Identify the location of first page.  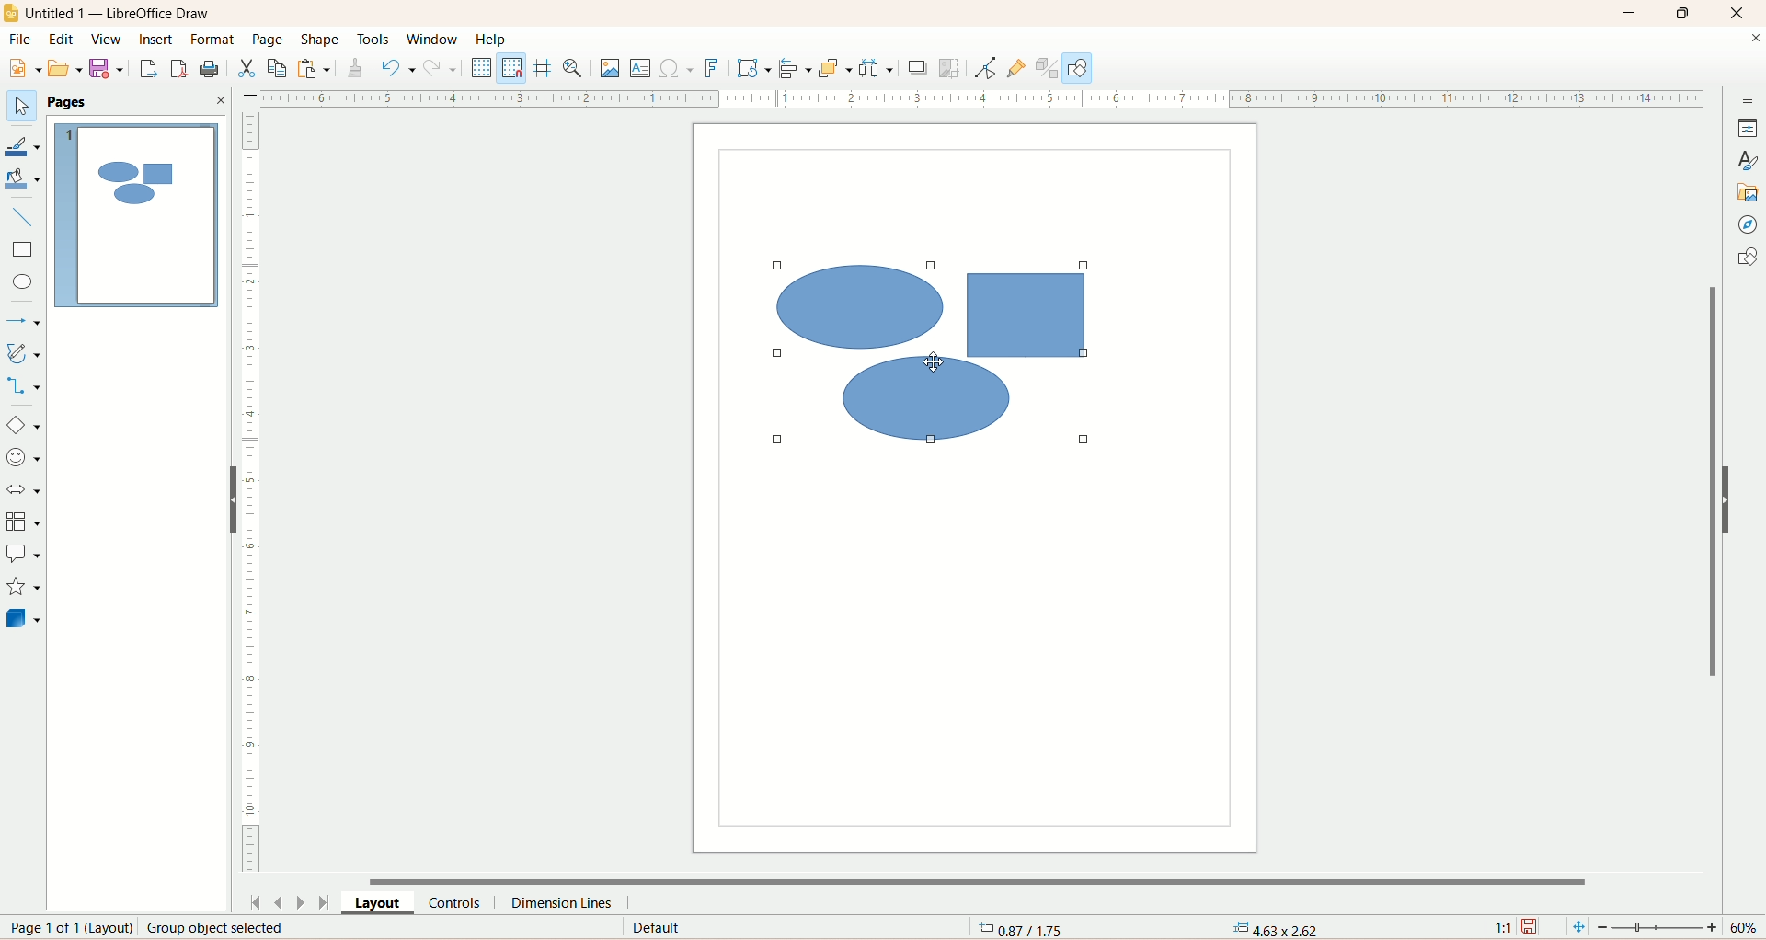
(257, 904).